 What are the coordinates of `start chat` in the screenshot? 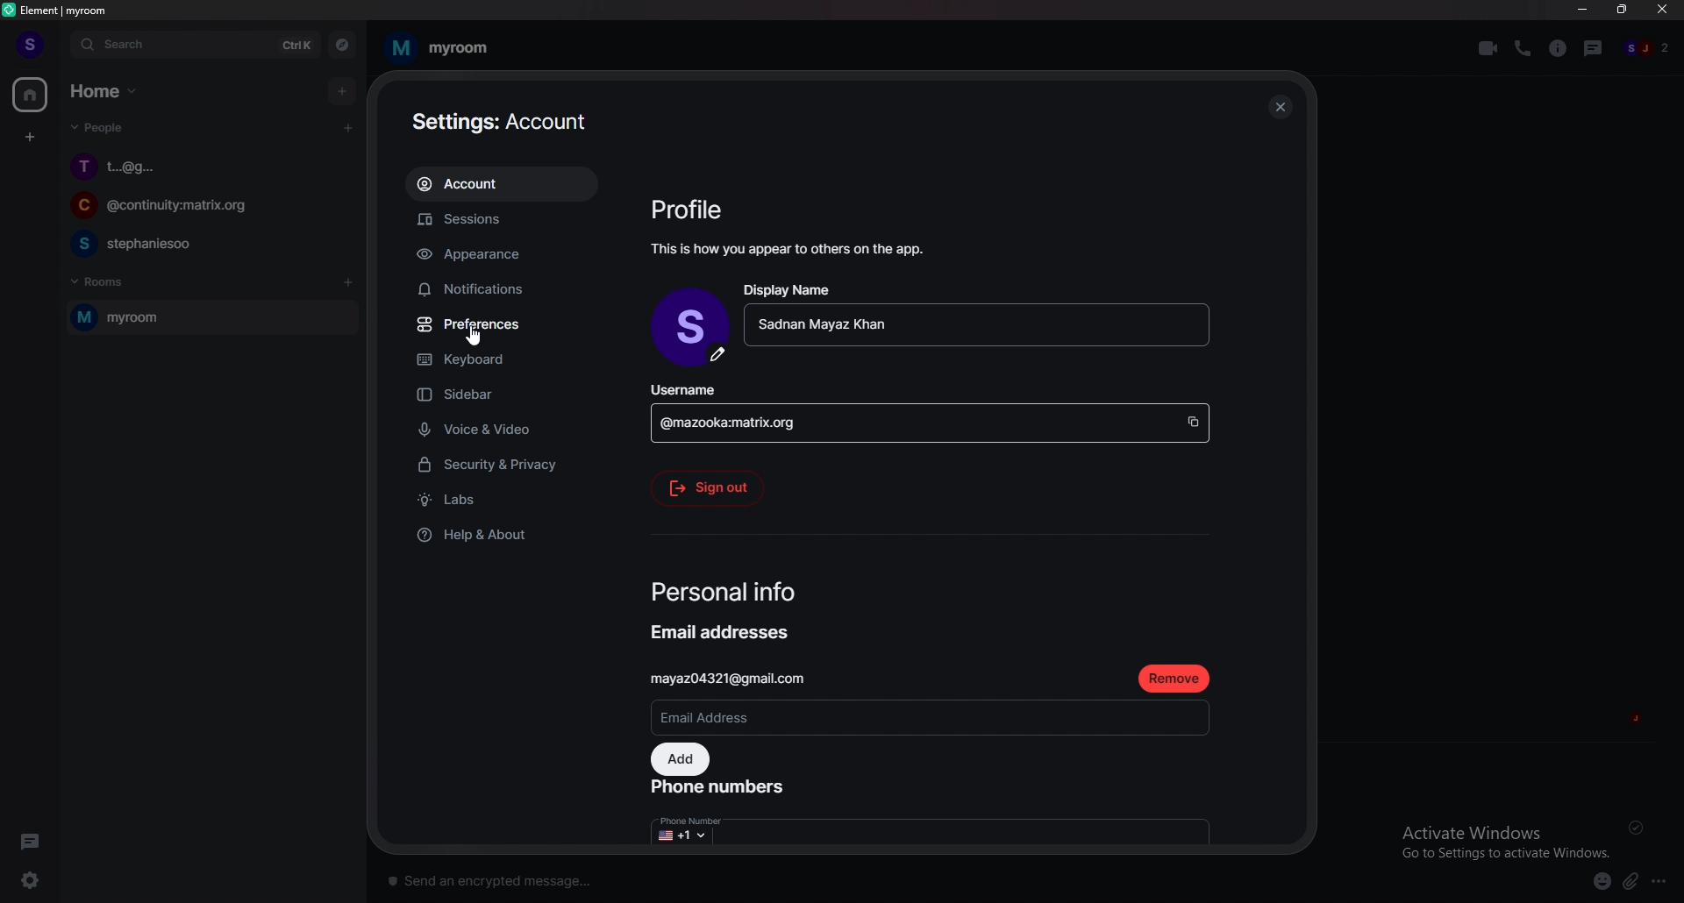 It's located at (347, 127).